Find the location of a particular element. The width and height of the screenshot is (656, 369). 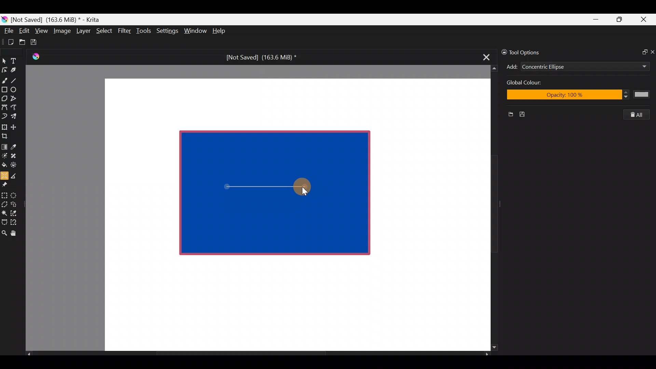

Move a layer is located at coordinates (16, 126).